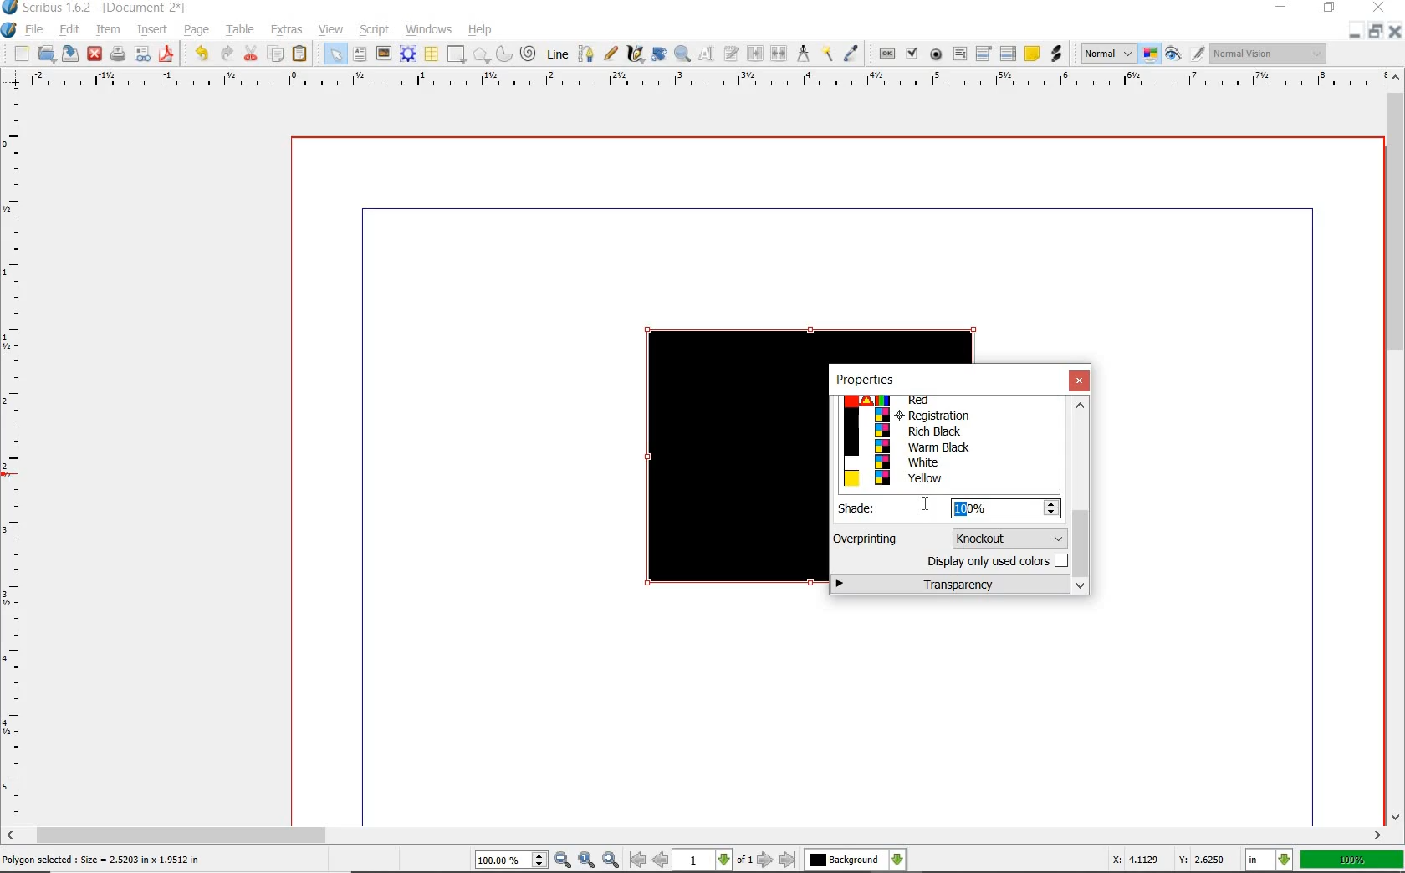 The height and width of the screenshot is (873, 1405). Describe the element at coordinates (995, 564) in the screenshot. I see `display only used colors` at that location.